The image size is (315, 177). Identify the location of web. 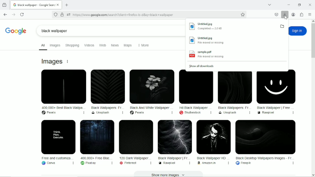
(102, 45).